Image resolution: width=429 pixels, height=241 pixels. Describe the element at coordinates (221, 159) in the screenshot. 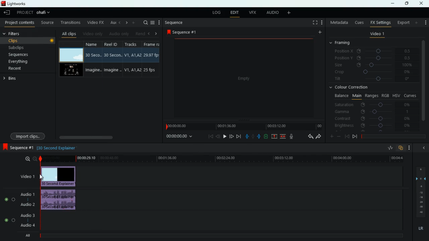

I see `time` at that location.